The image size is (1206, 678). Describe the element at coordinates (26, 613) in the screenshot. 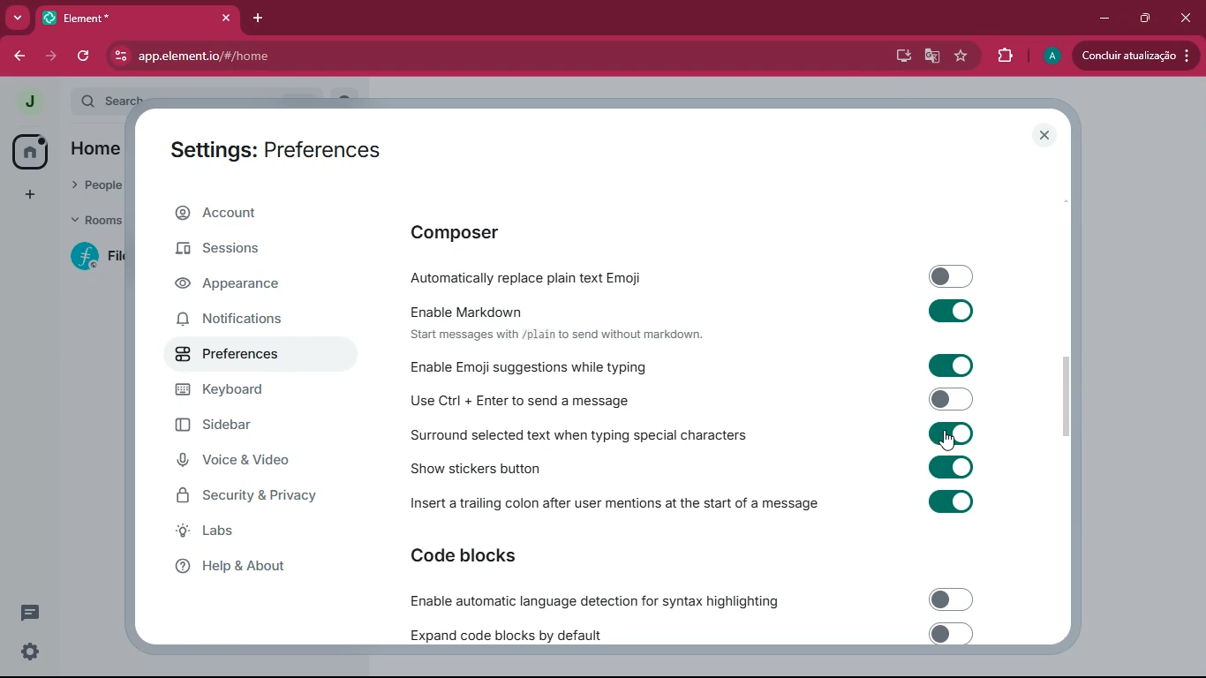

I see `conversation` at that location.